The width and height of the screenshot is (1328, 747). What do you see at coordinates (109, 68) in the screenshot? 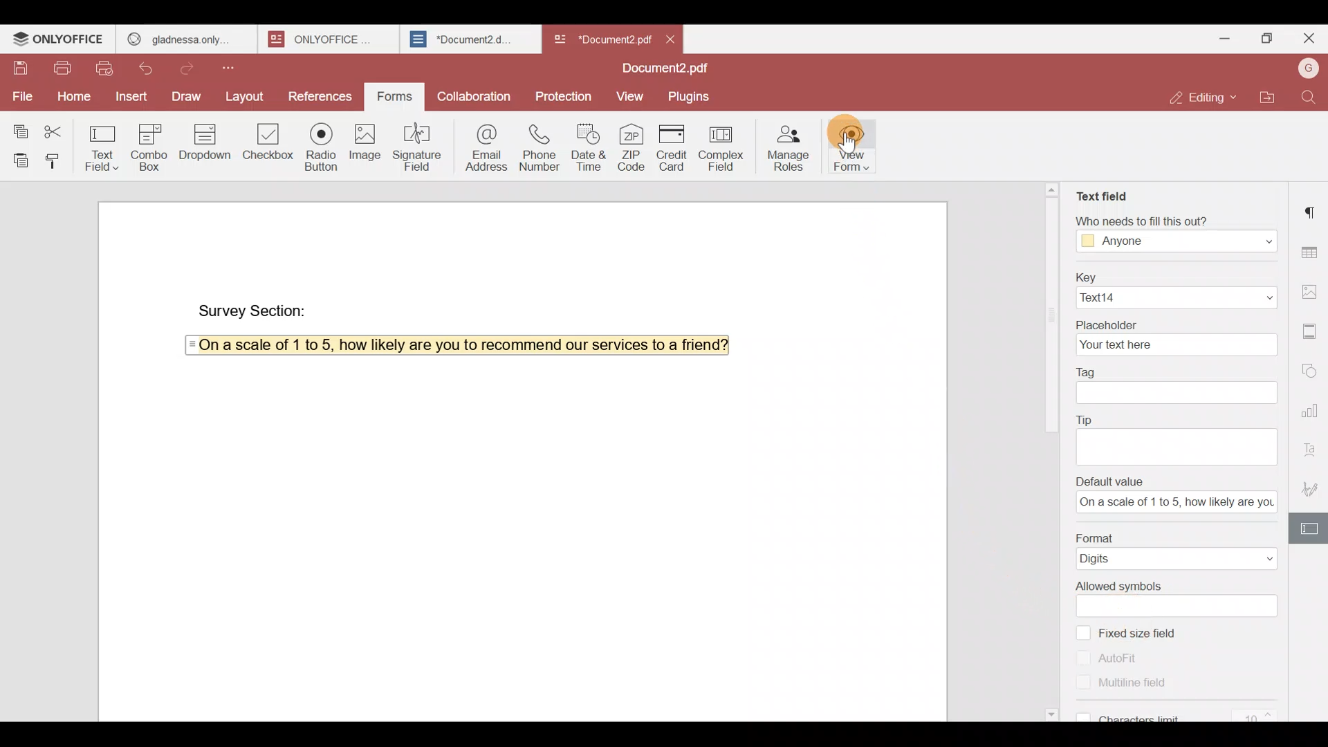
I see `Quick print` at bounding box center [109, 68].